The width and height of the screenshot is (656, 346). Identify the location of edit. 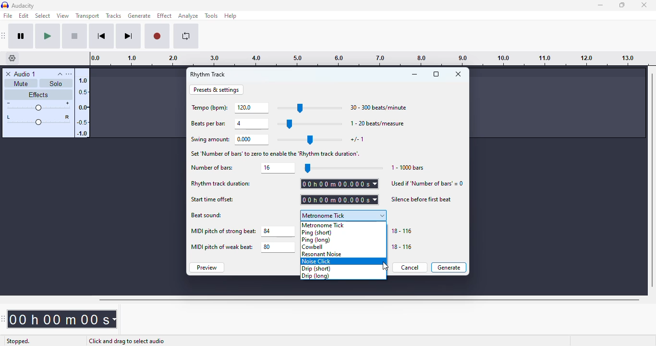
(24, 15).